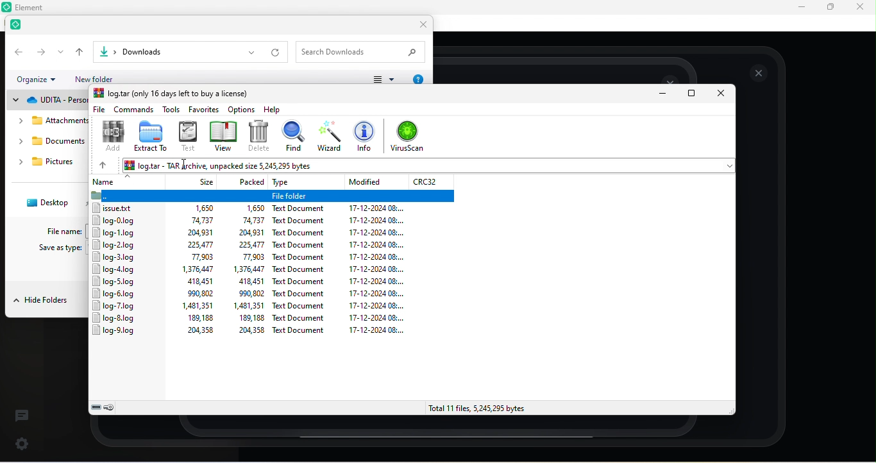  I want to click on 74,737, so click(201, 220).